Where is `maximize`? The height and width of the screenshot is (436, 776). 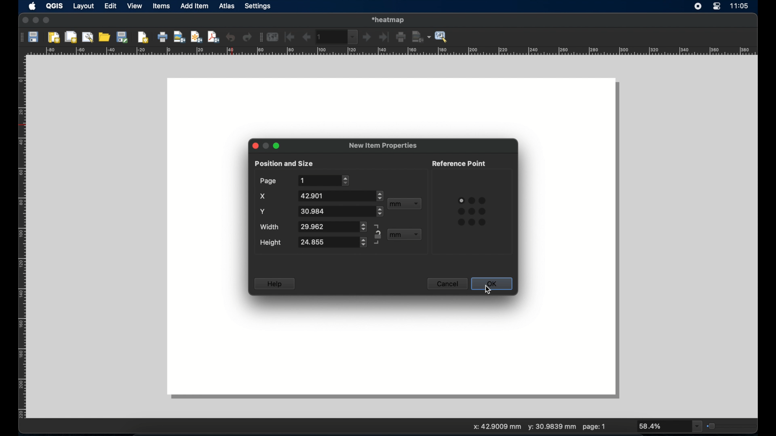
maximize is located at coordinates (276, 146).